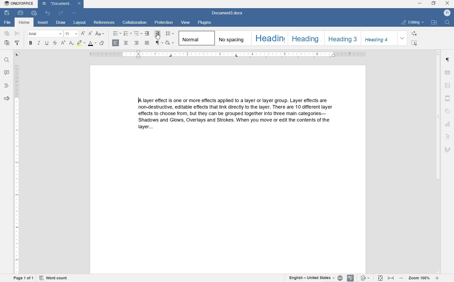 This screenshot has width=454, height=282. I want to click on CLOSE, so click(448, 4).